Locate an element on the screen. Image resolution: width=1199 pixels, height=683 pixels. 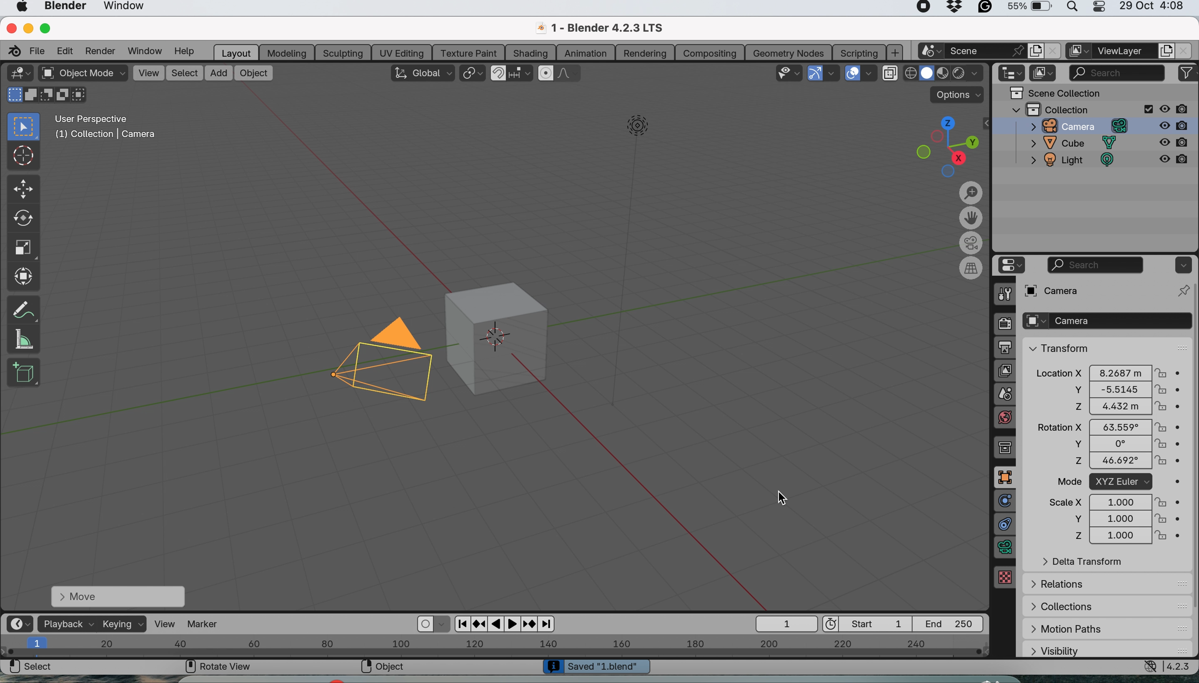
gizmos is located at coordinates (833, 74).